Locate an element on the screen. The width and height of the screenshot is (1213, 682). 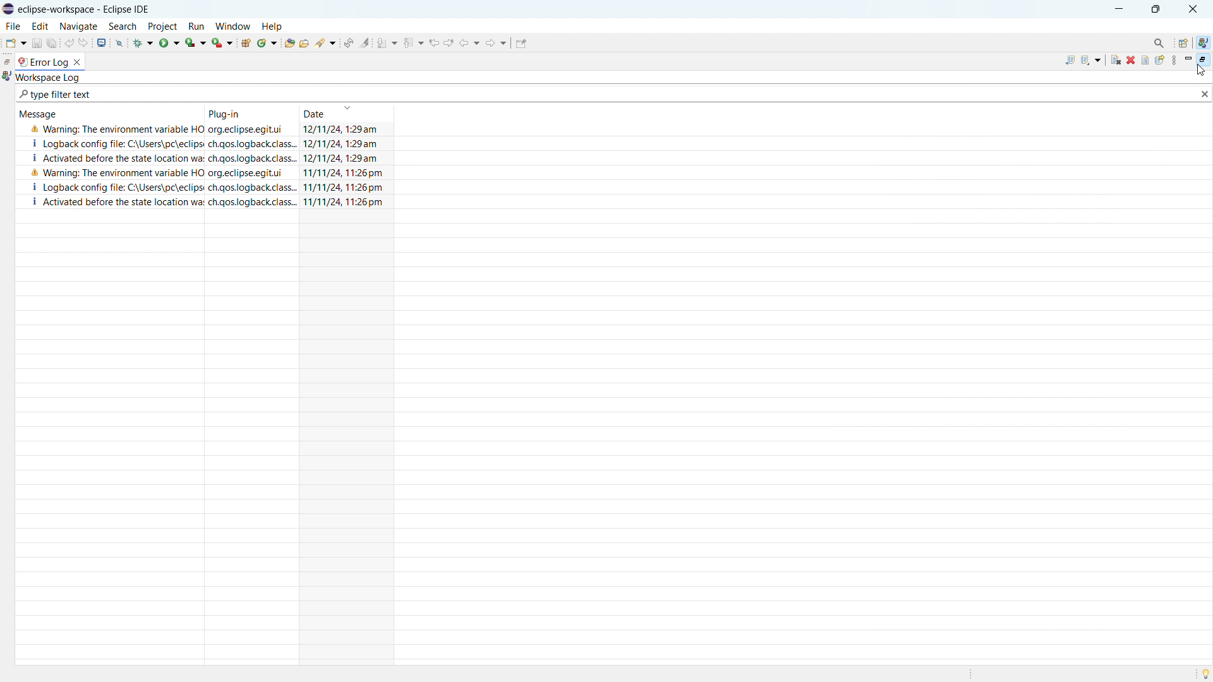
close is located at coordinates (1205, 95).